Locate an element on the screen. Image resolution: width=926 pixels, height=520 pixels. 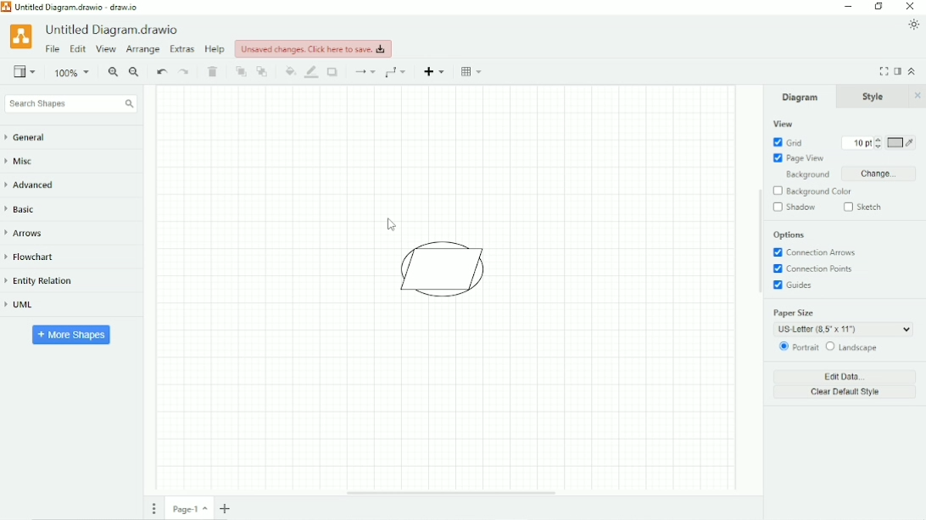
Flowchart is located at coordinates (36, 257).